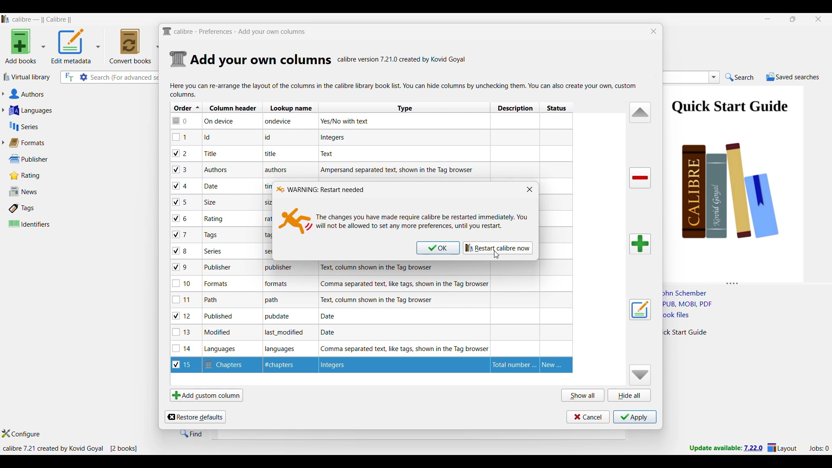  Describe the element at coordinates (213, 251) in the screenshot. I see `Note` at that location.